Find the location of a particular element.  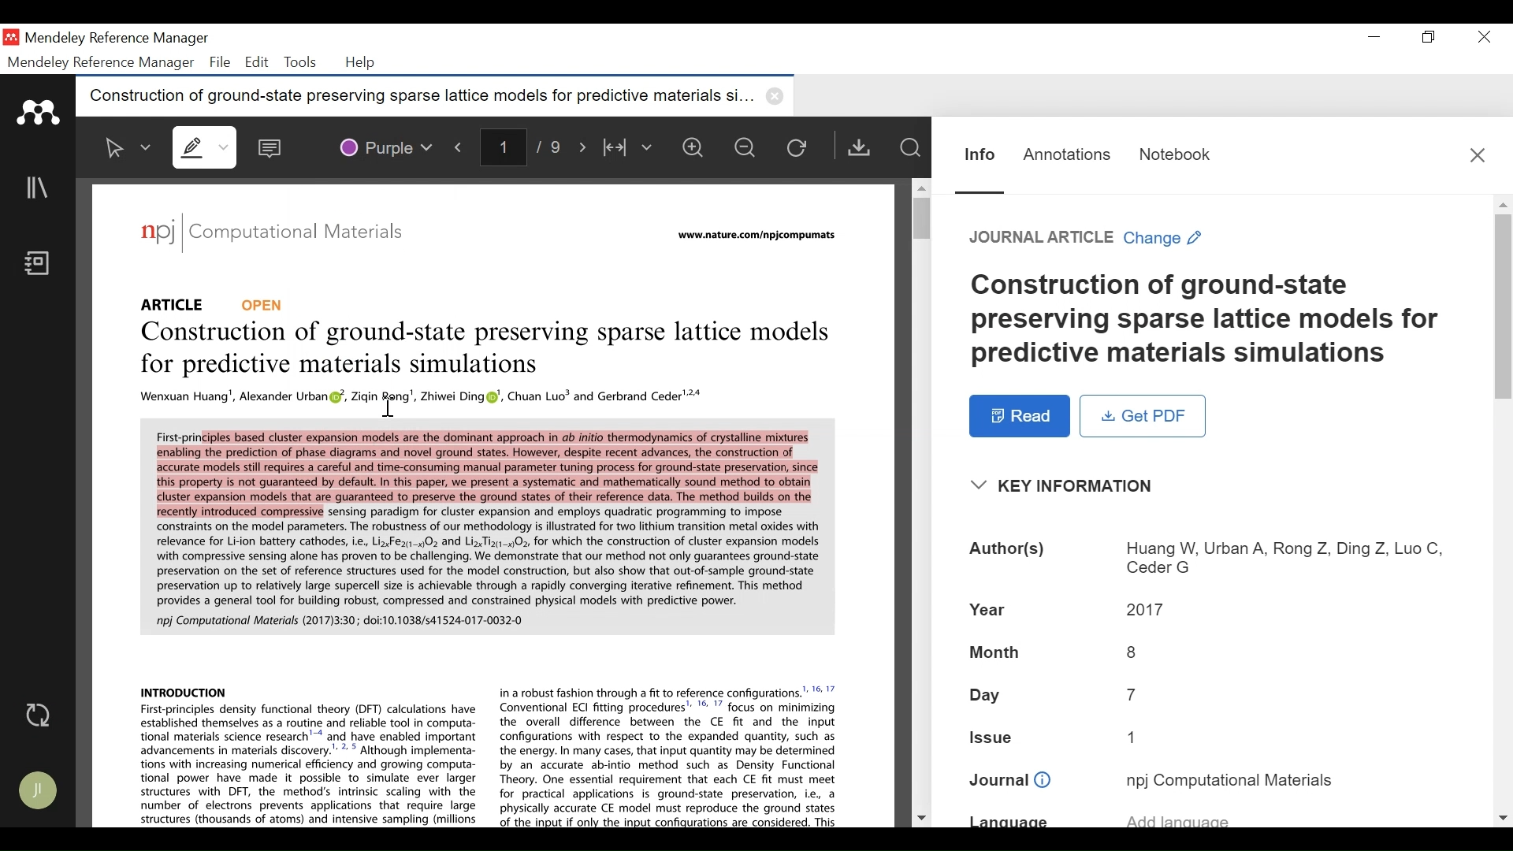

Issue is located at coordinates (998, 738).